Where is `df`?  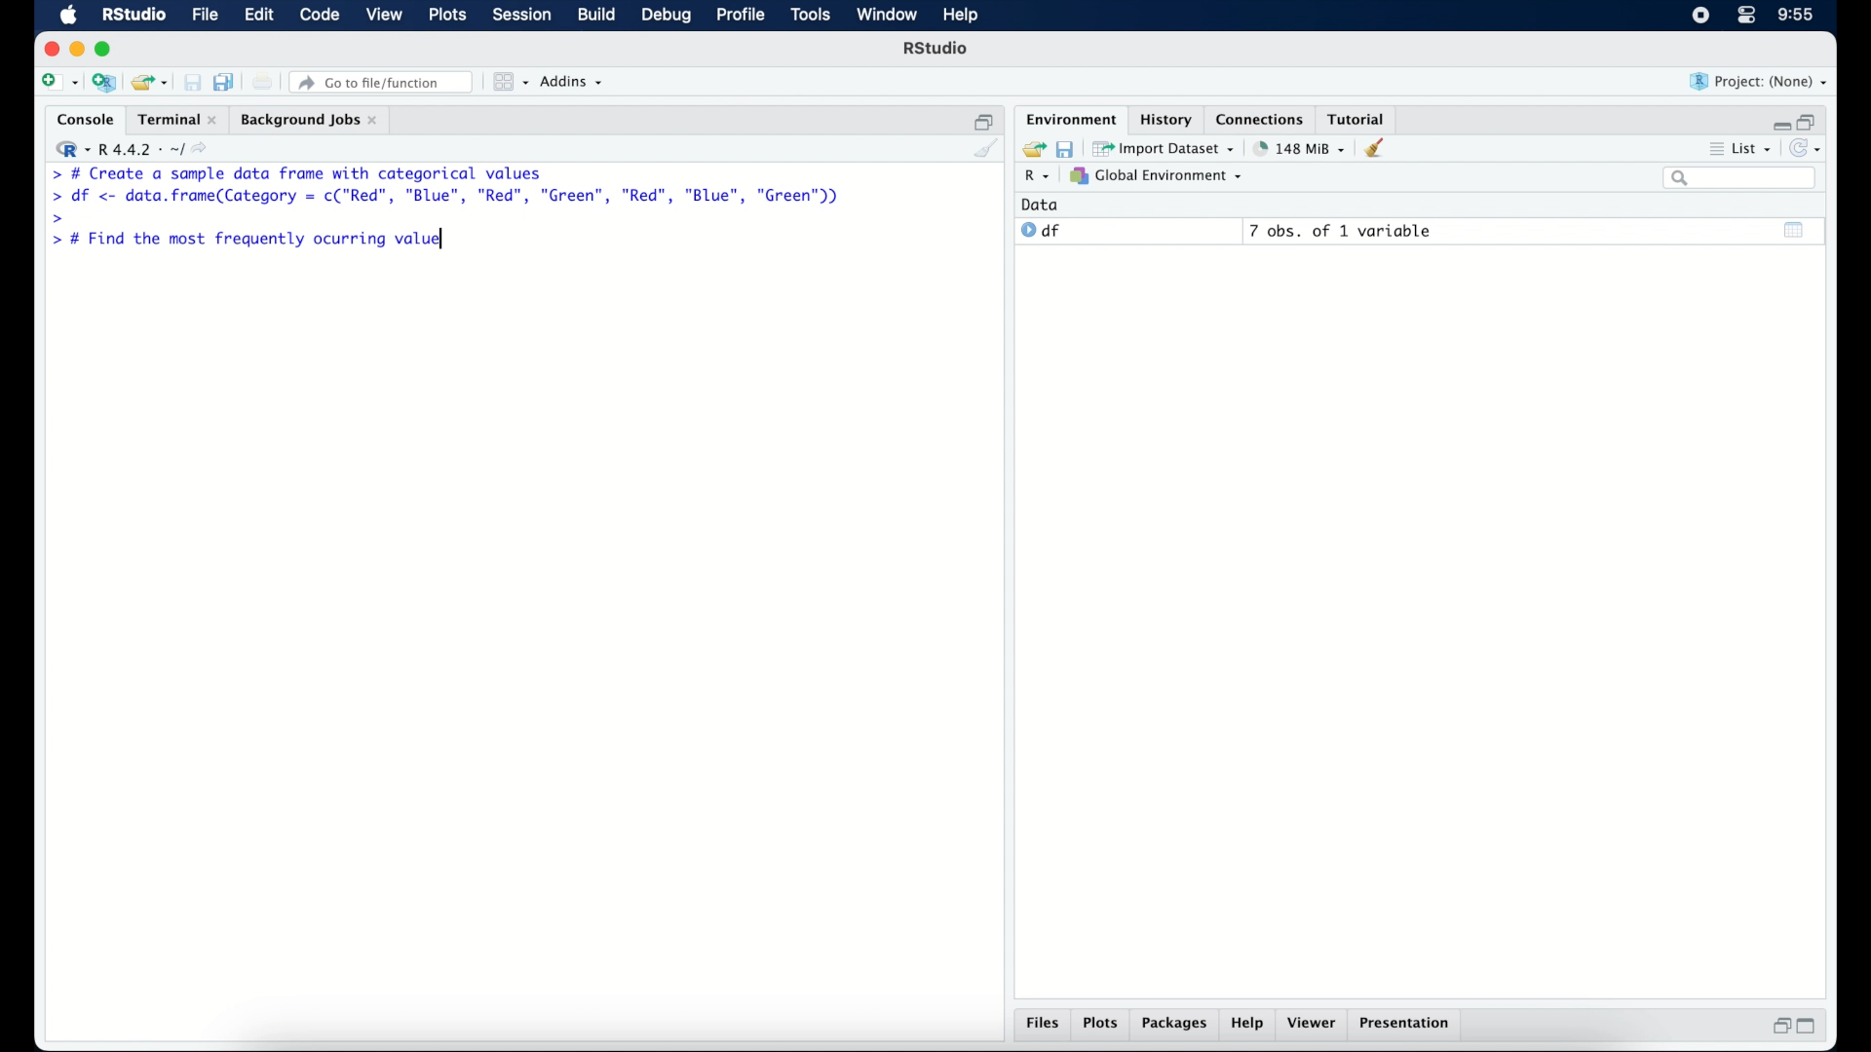 df is located at coordinates (1043, 231).